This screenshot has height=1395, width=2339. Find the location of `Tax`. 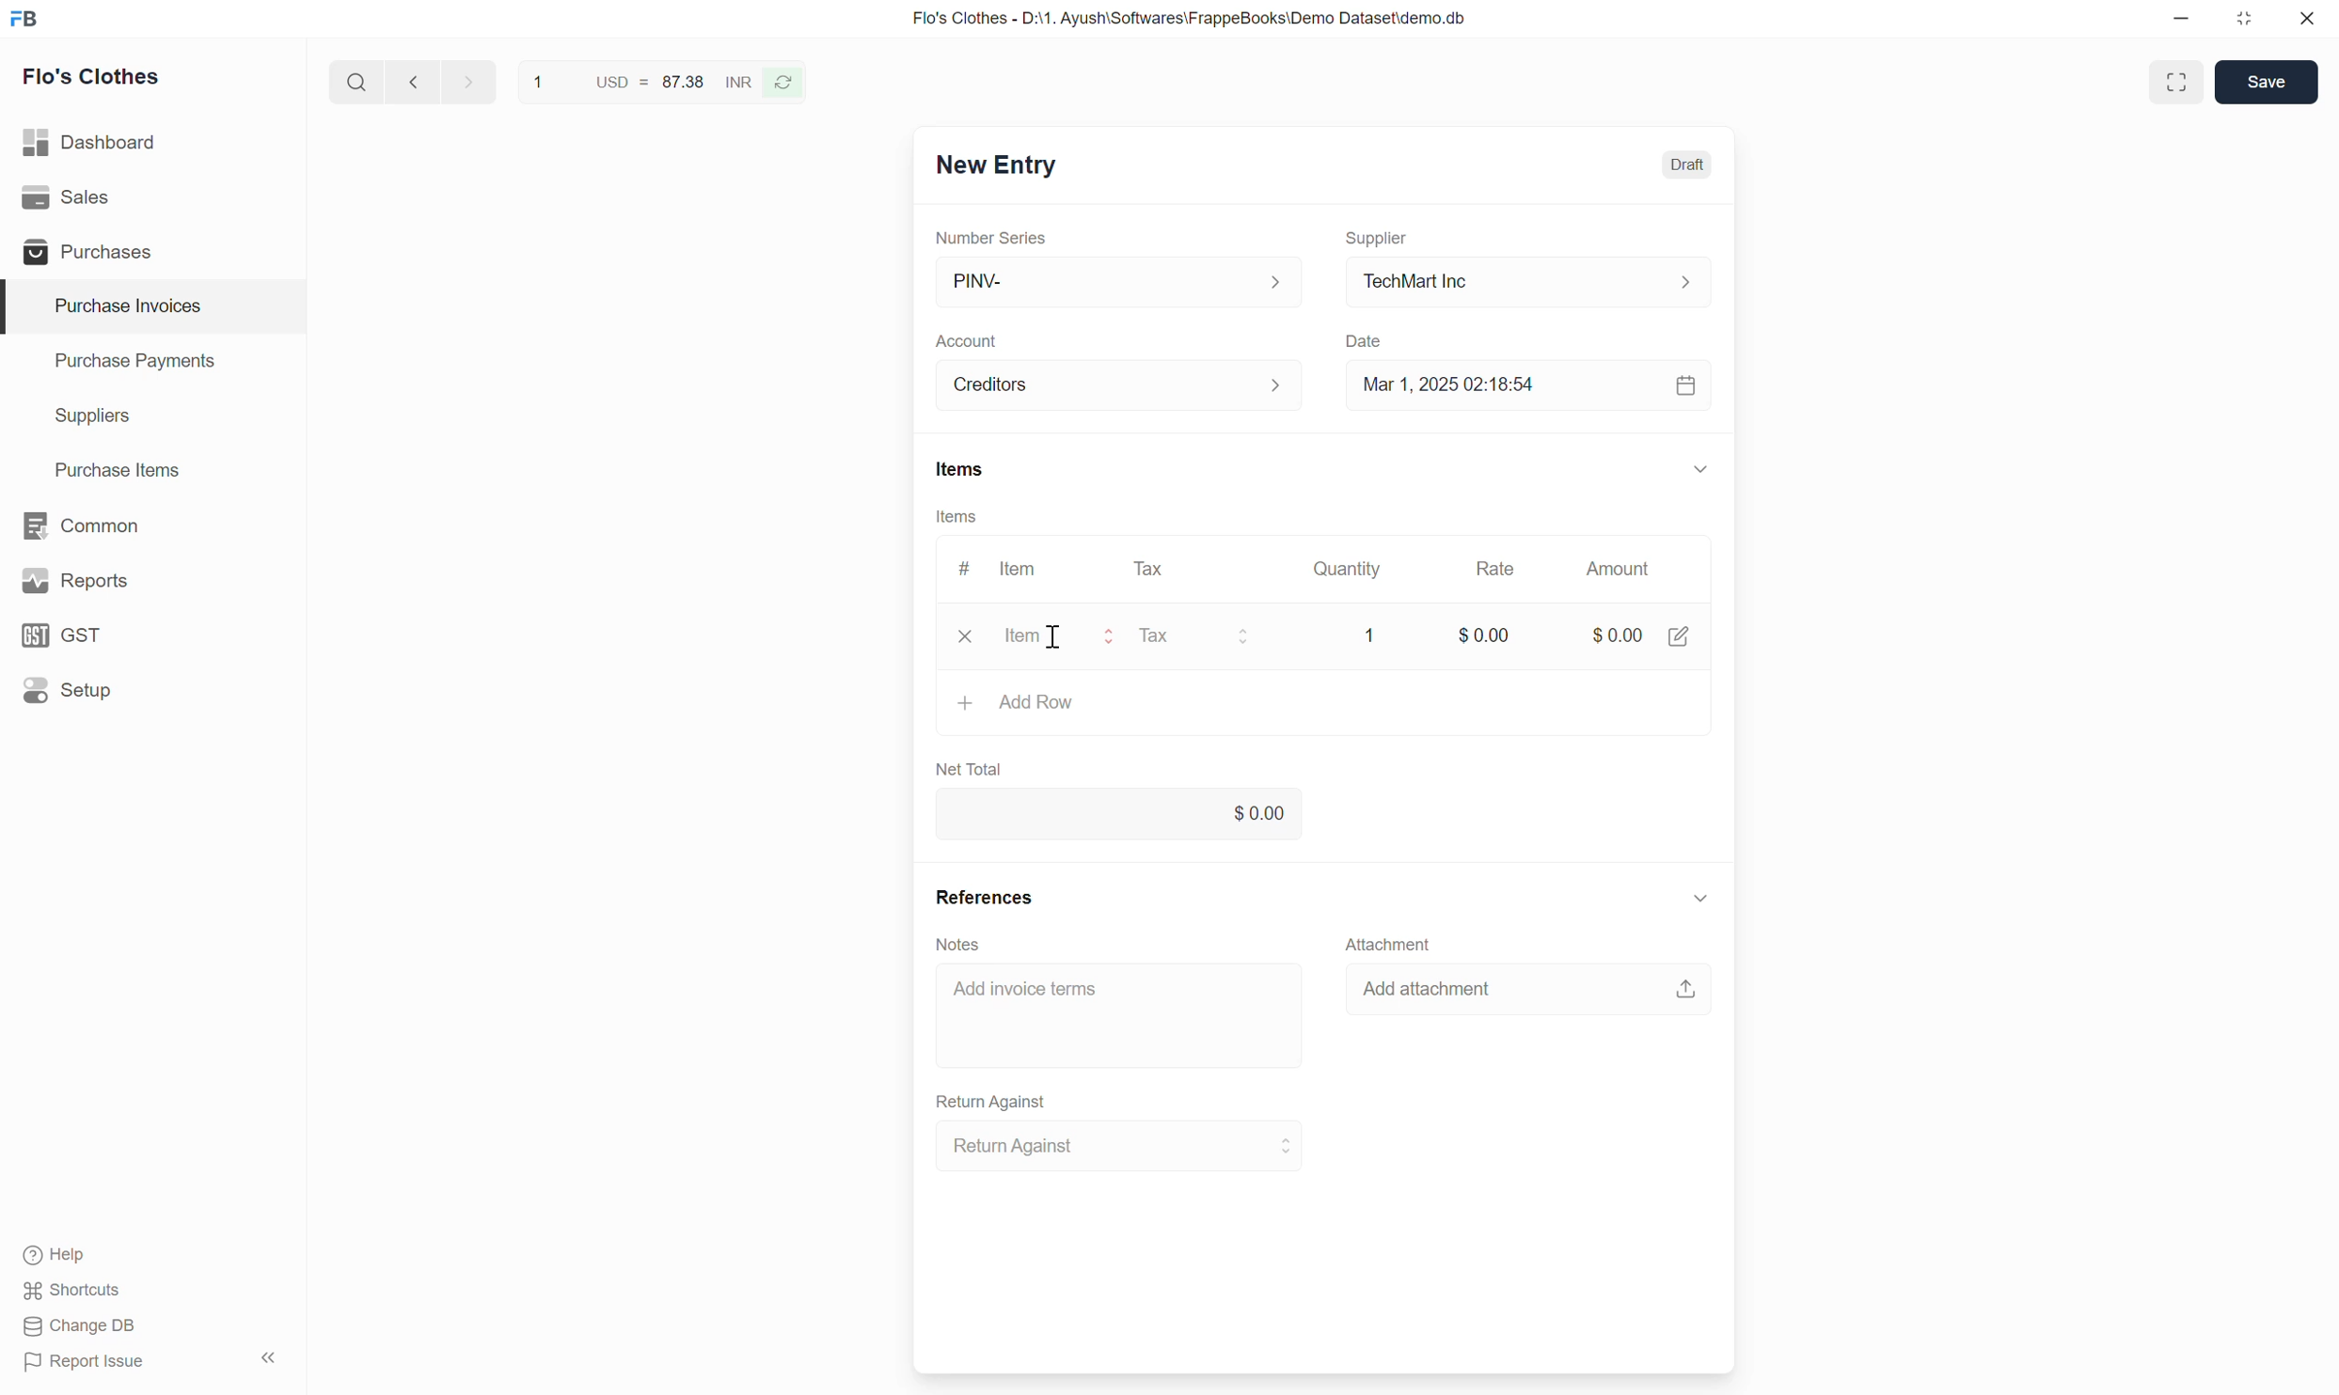

Tax is located at coordinates (1154, 569).